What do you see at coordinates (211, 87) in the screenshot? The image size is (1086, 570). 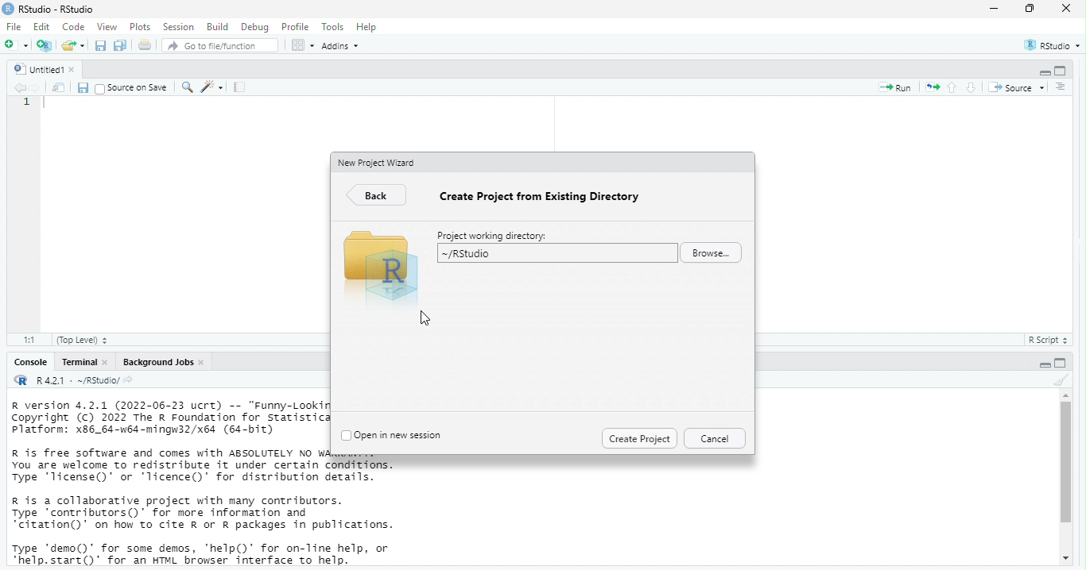 I see `code tools` at bounding box center [211, 87].